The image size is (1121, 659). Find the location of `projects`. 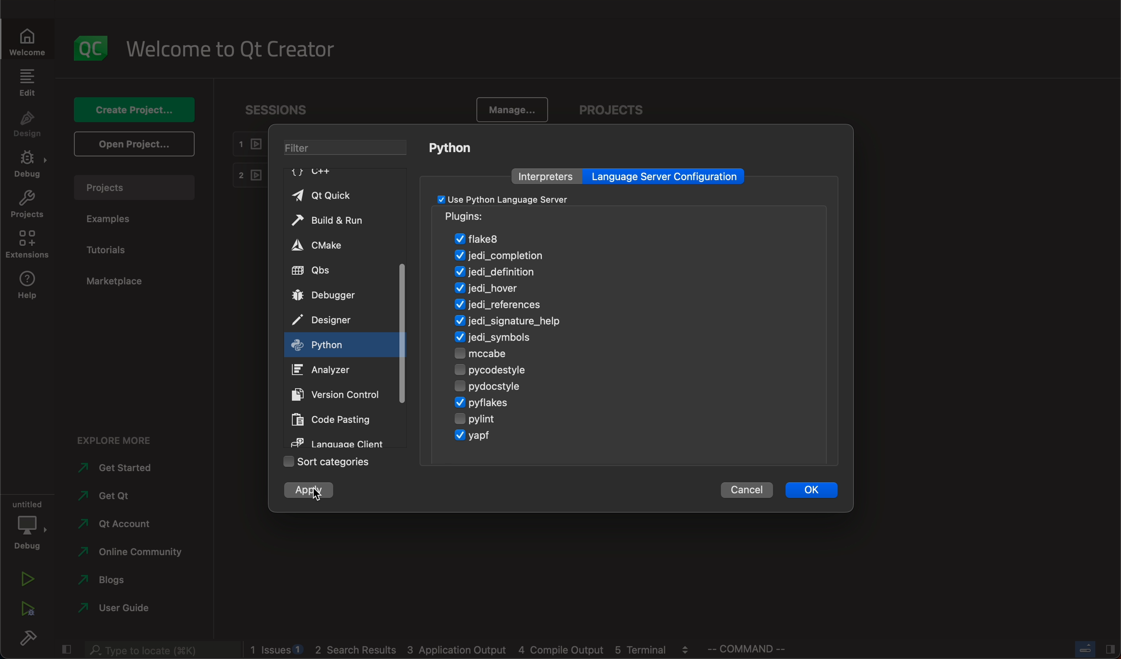

projects is located at coordinates (26, 205).